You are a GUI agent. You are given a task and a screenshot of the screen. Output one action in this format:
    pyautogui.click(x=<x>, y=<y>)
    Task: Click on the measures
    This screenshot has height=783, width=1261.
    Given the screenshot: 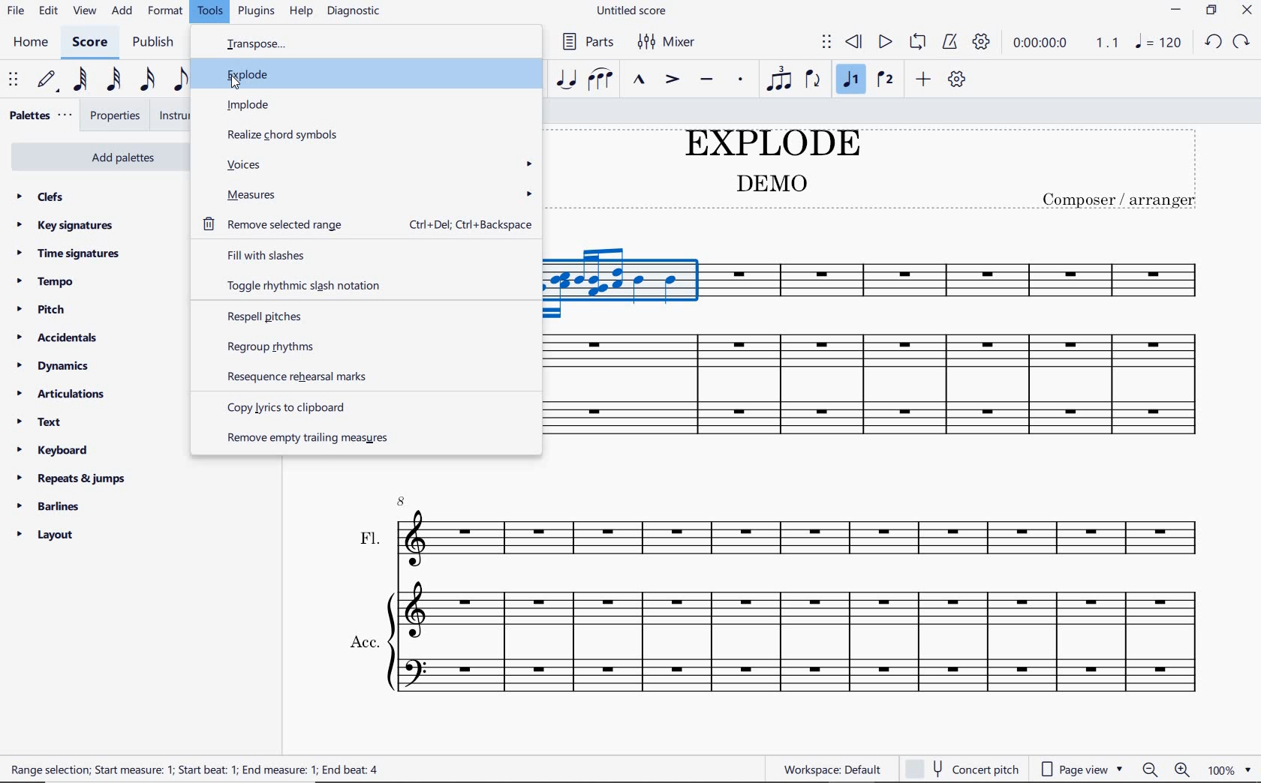 What is the action you would take?
    pyautogui.click(x=370, y=194)
    